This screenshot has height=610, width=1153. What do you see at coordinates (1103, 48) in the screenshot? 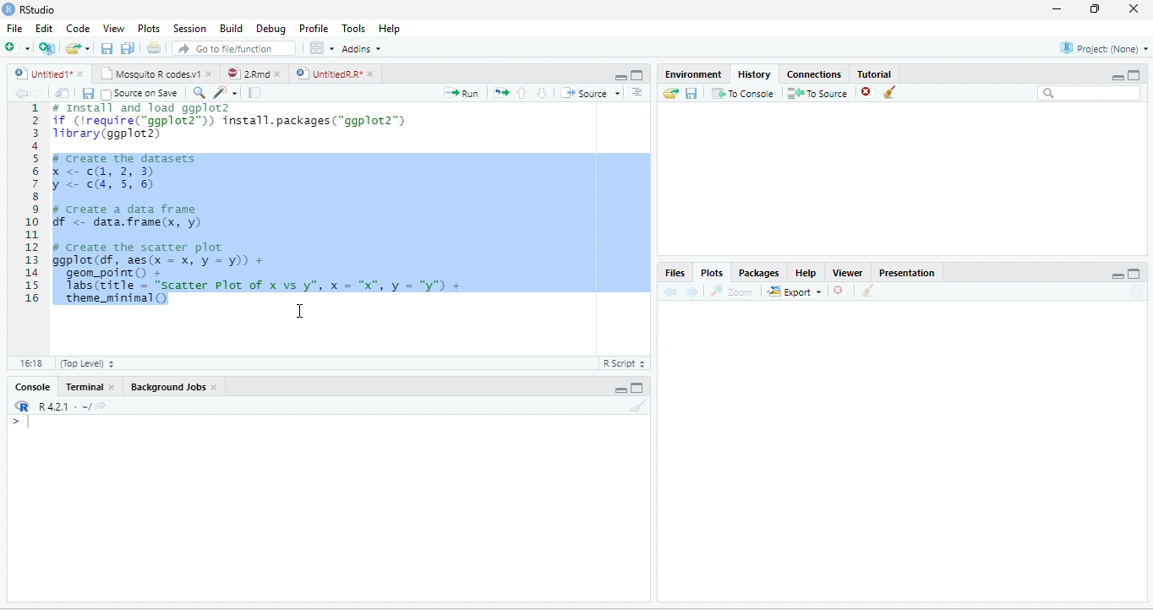
I see `Project: (None)` at bounding box center [1103, 48].